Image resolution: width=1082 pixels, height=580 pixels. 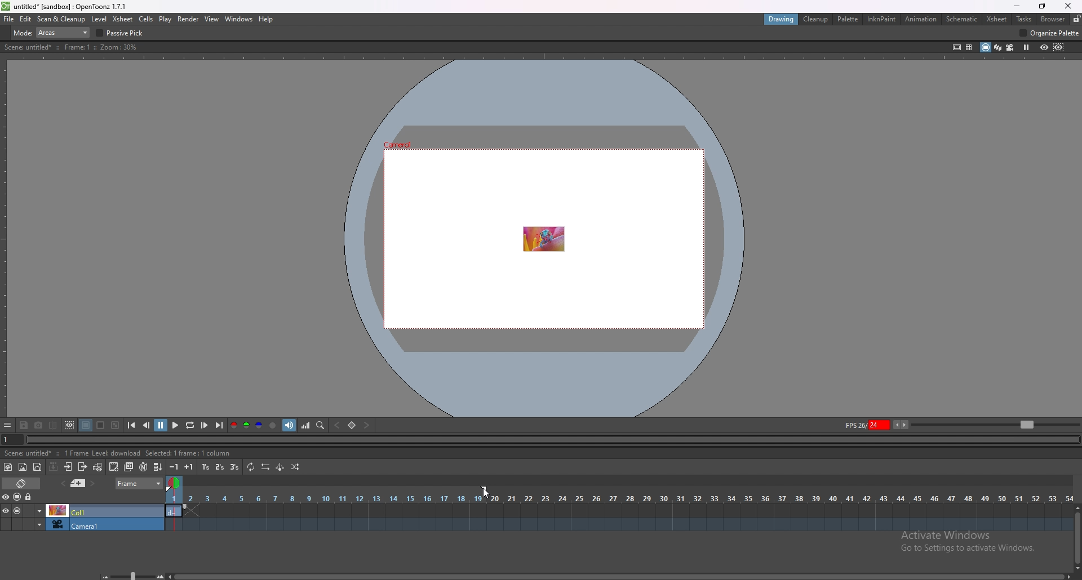 I want to click on next memo, so click(x=92, y=484).